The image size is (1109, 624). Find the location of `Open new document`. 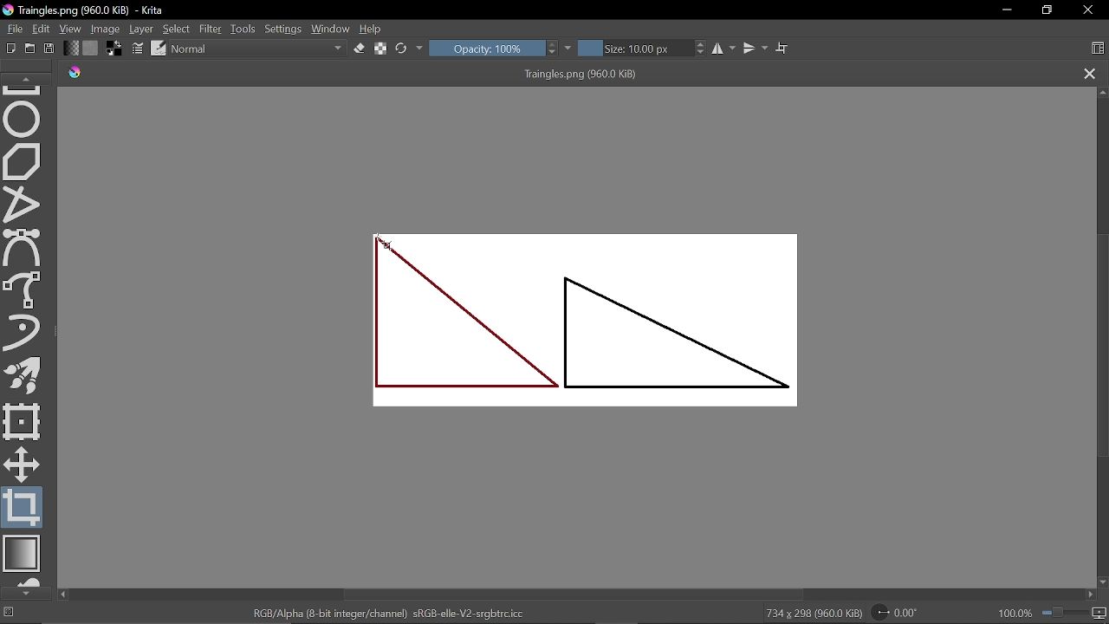

Open new document is located at coordinates (30, 49).